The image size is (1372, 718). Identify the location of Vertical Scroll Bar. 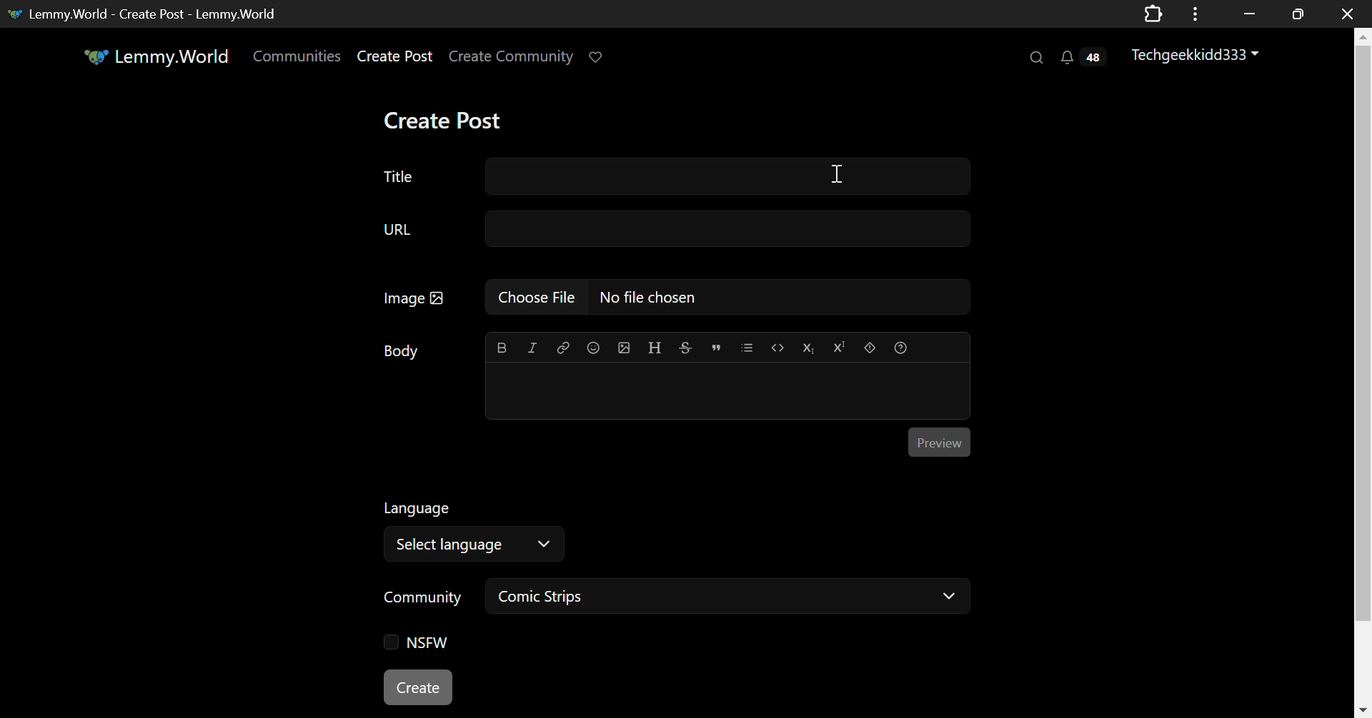
(1363, 379).